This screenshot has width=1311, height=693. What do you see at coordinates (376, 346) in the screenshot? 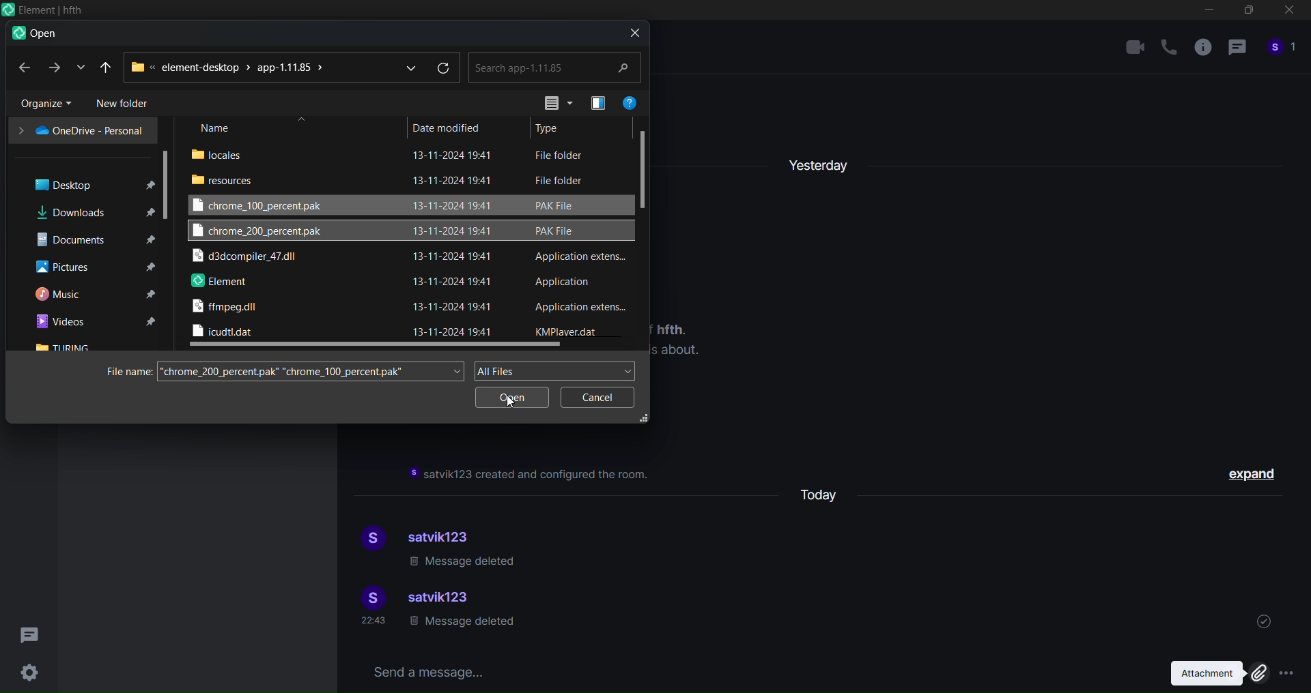
I see `horizontal scroll bar` at bounding box center [376, 346].